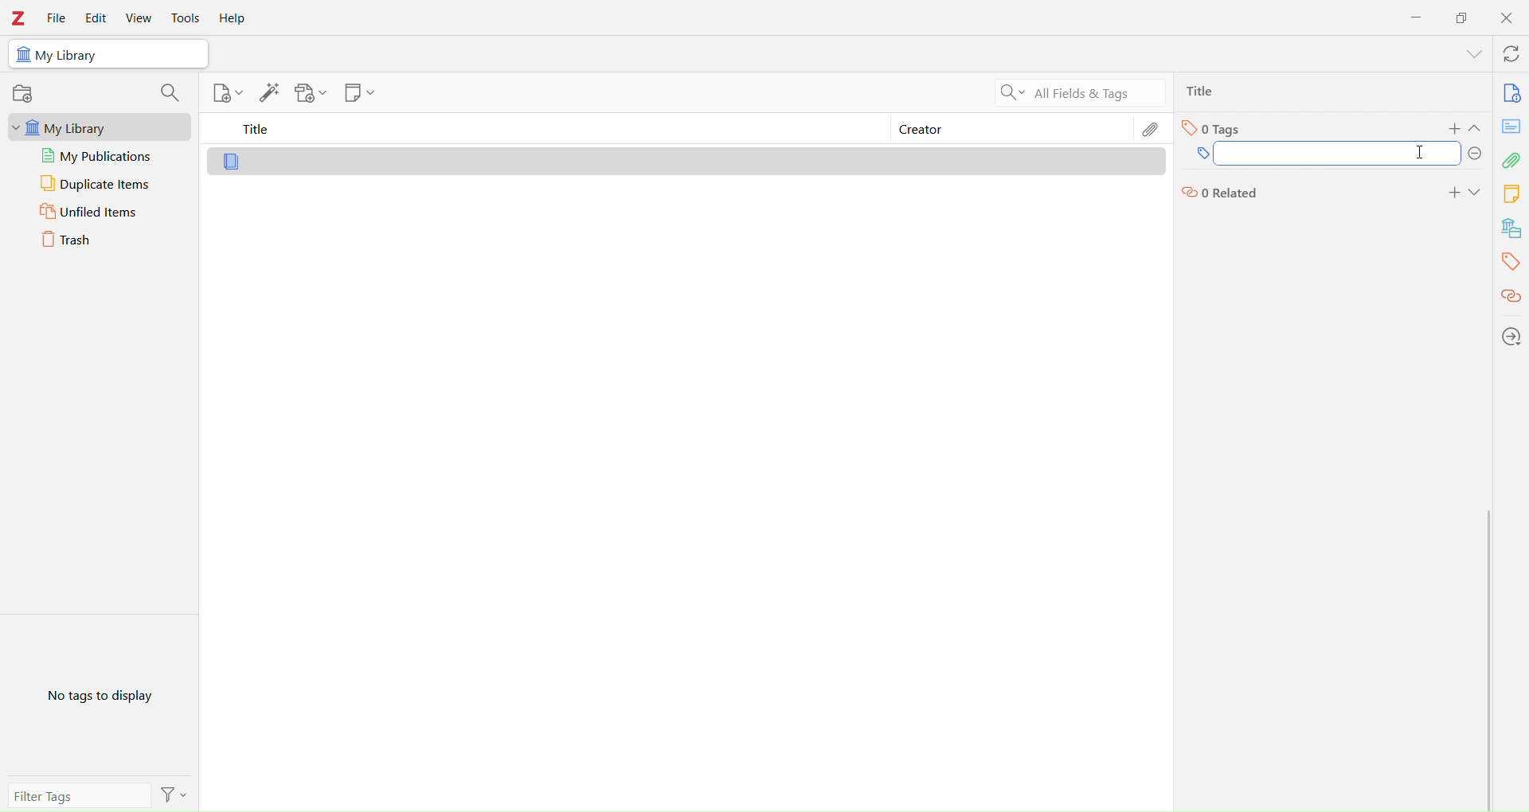 This screenshot has width=1529, height=812. What do you see at coordinates (1220, 193) in the screenshot?
I see `Related` at bounding box center [1220, 193].